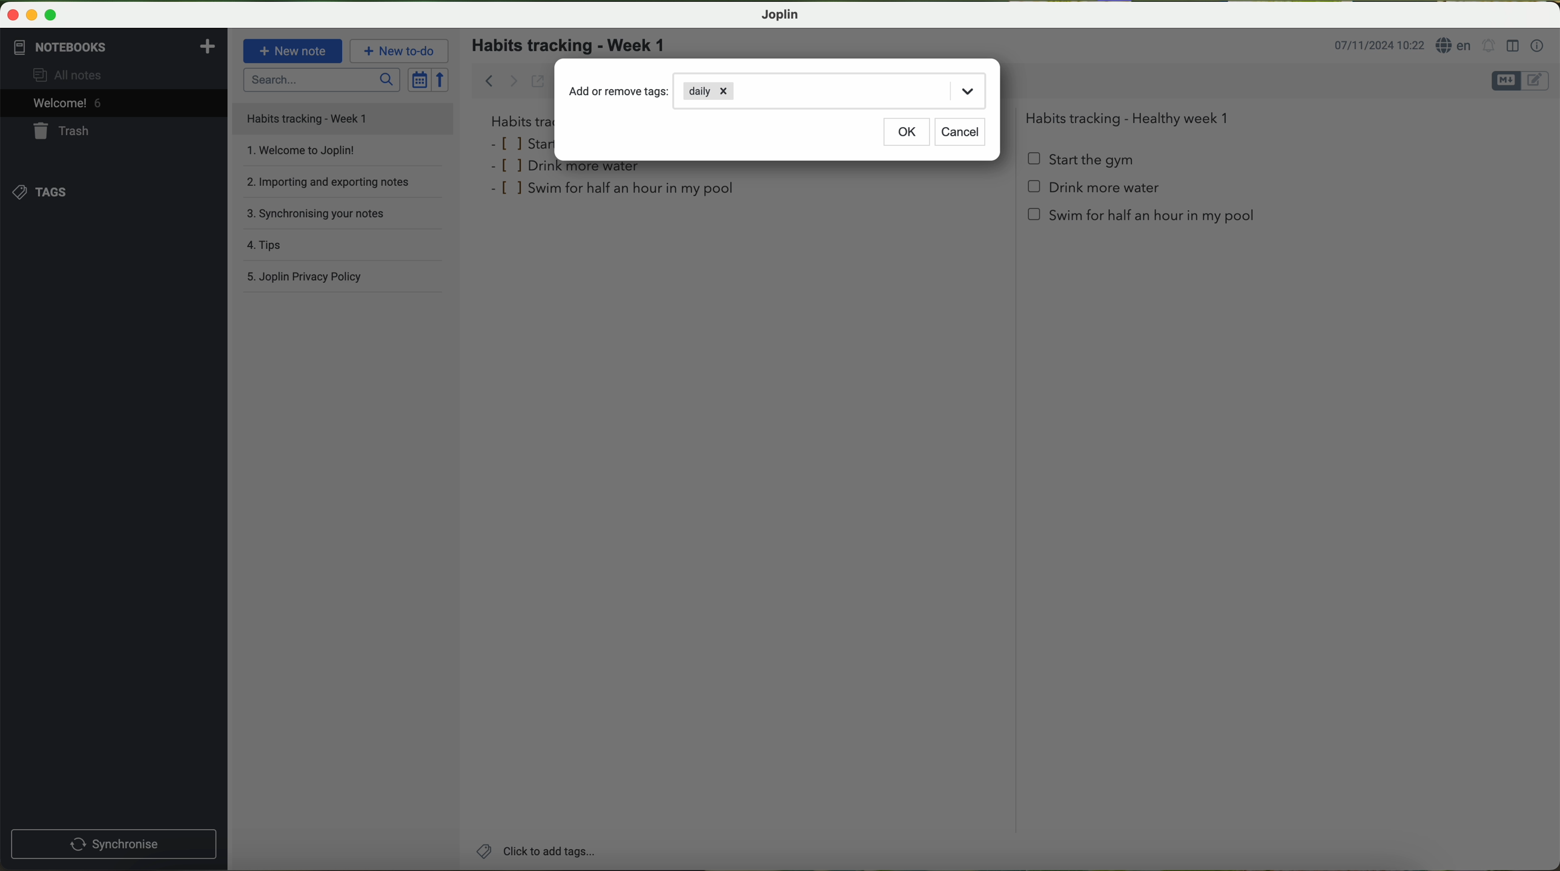 The image size is (1560, 871). Describe the element at coordinates (419, 79) in the screenshot. I see `toggle sort order field` at that location.